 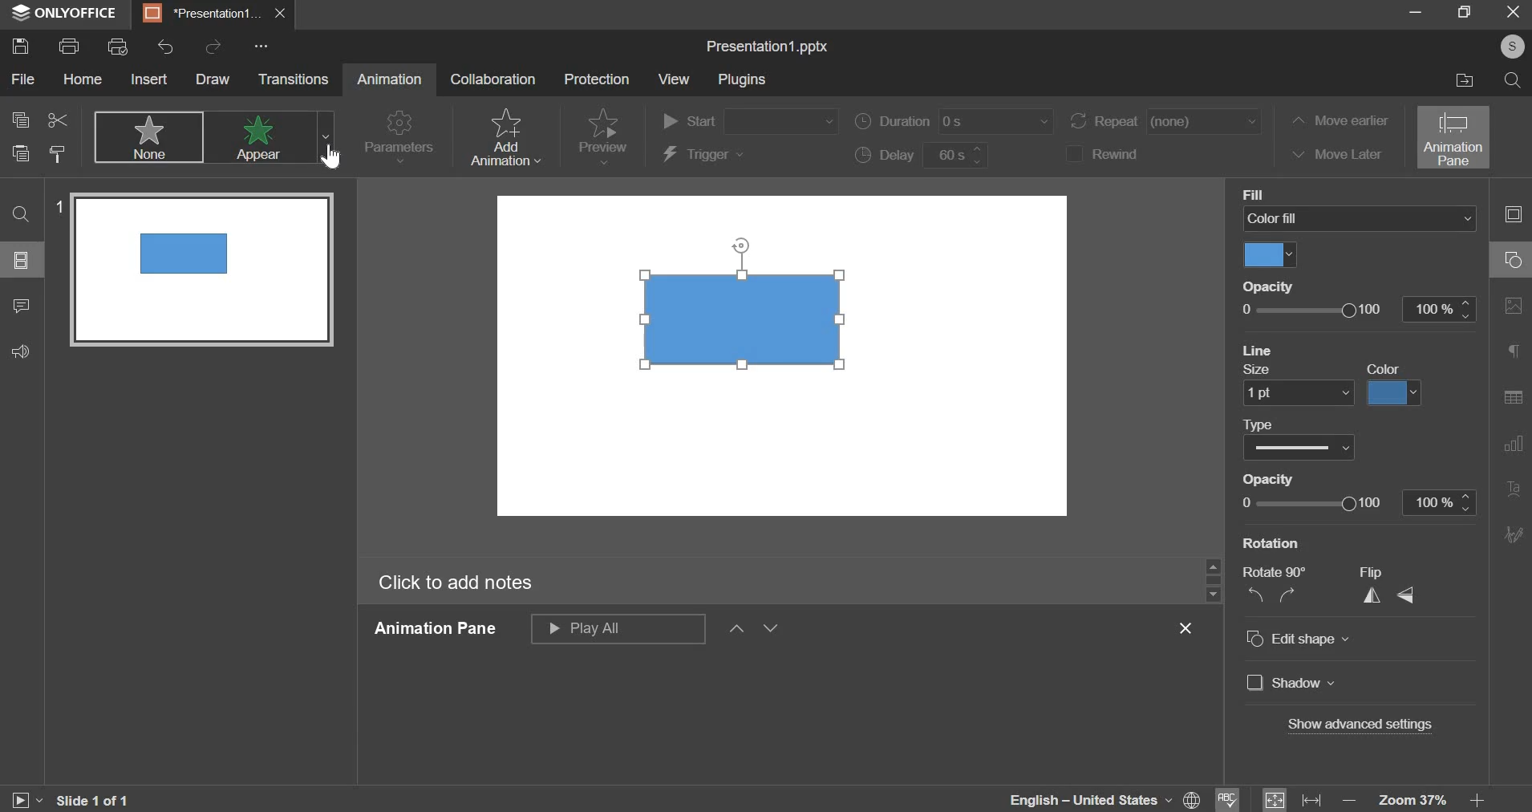 What do you see at coordinates (1310, 798) in the screenshot?
I see `fit to width` at bounding box center [1310, 798].